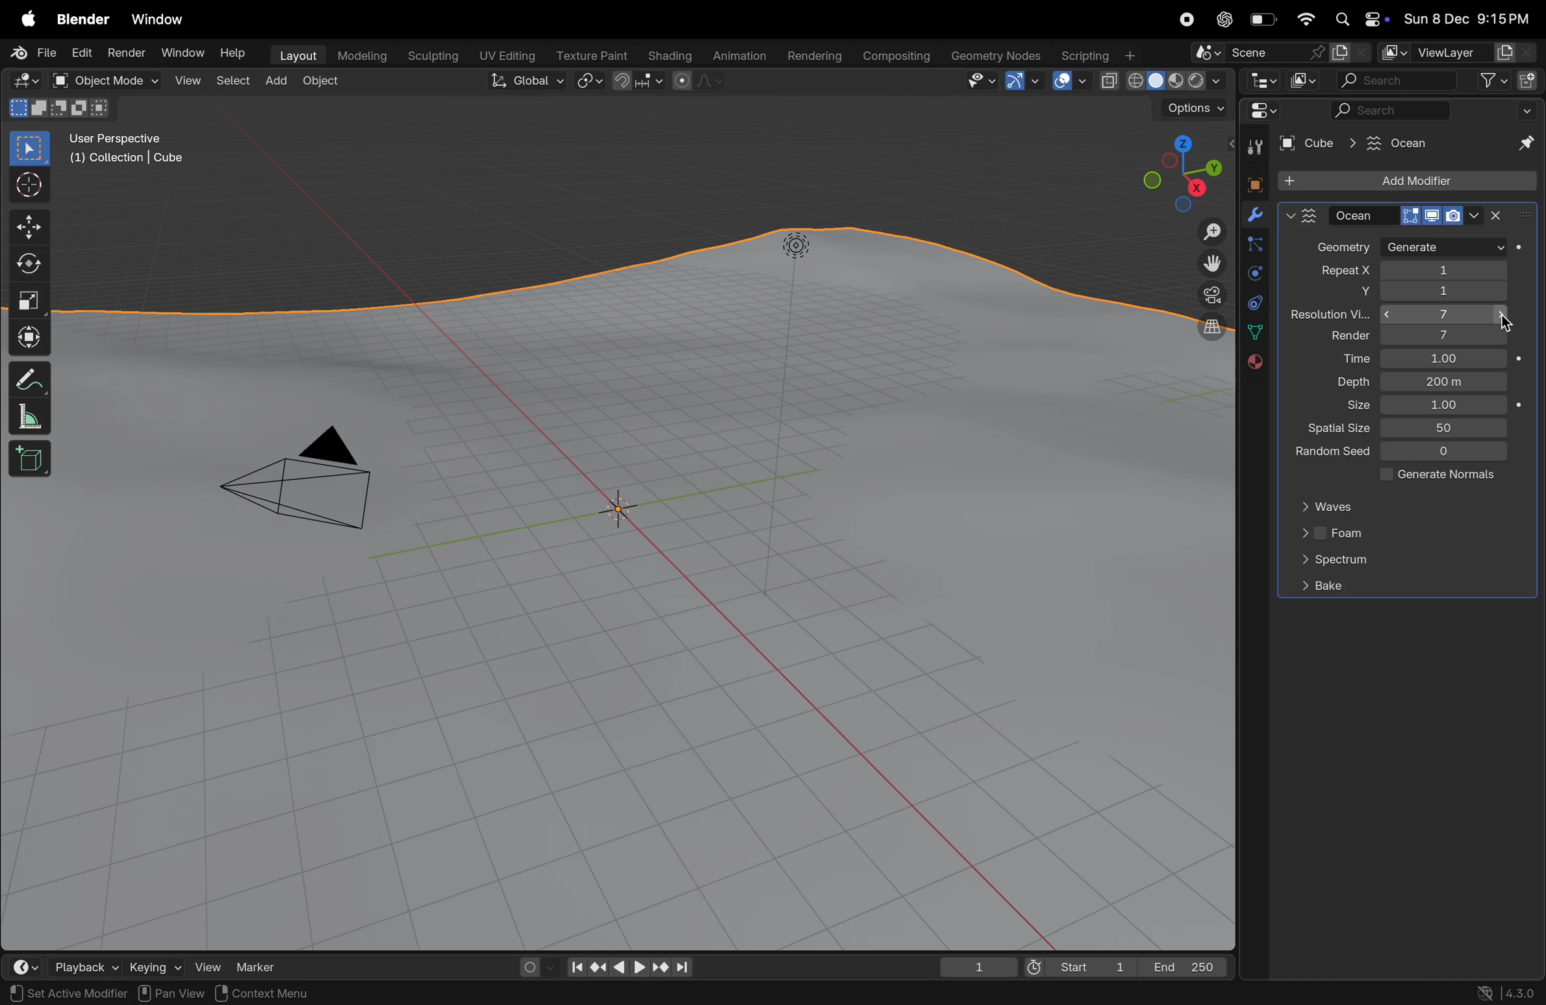 This screenshot has height=1005, width=1546. I want to click on size, so click(1349, 406).